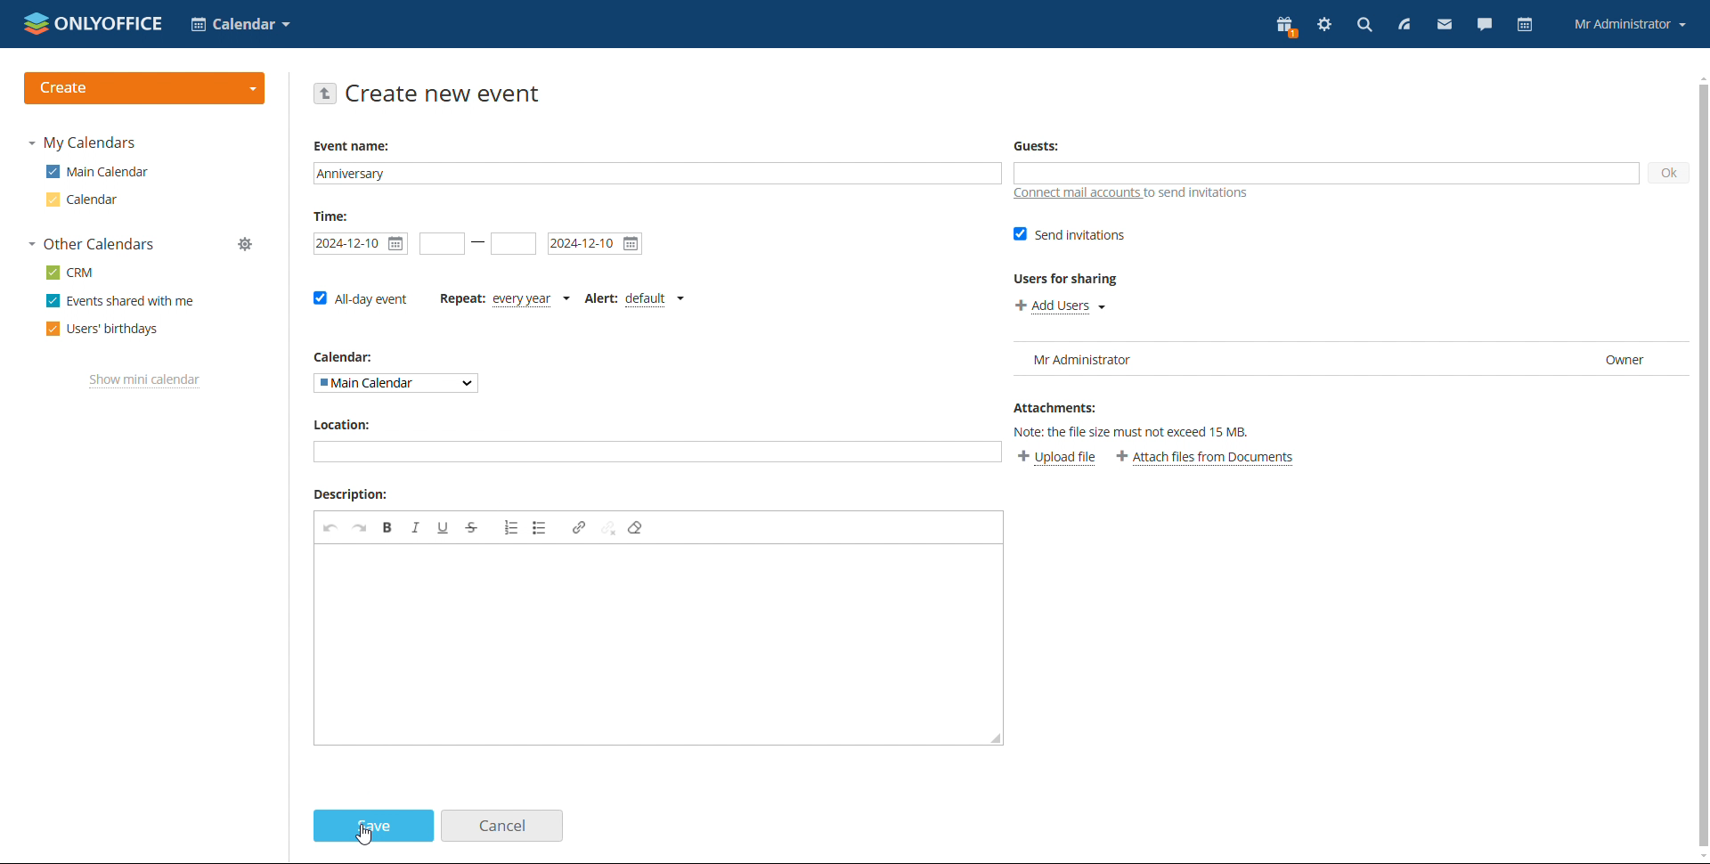 Image resolution: width=1710 pixels, height=864 pixels. What do you see at coordinates (1071, 234) in the screenshot?
I see `send invitations` at bounding box center [1071, 234].